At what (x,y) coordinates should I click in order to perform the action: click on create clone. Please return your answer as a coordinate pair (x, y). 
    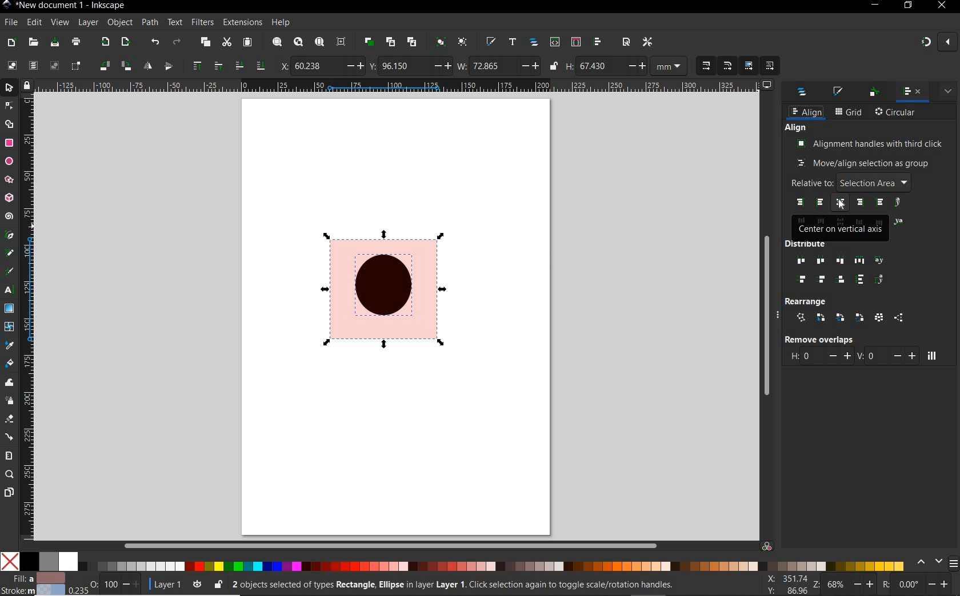
    Looking at the image, I should click on (391, 42).